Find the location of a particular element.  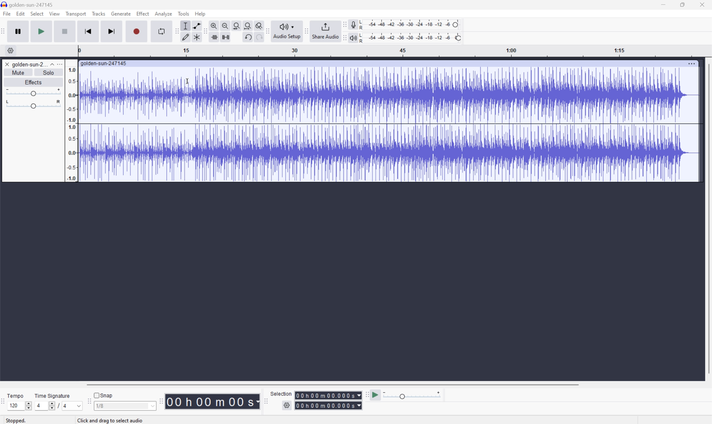

Selection is located at coordinates (329, 400).